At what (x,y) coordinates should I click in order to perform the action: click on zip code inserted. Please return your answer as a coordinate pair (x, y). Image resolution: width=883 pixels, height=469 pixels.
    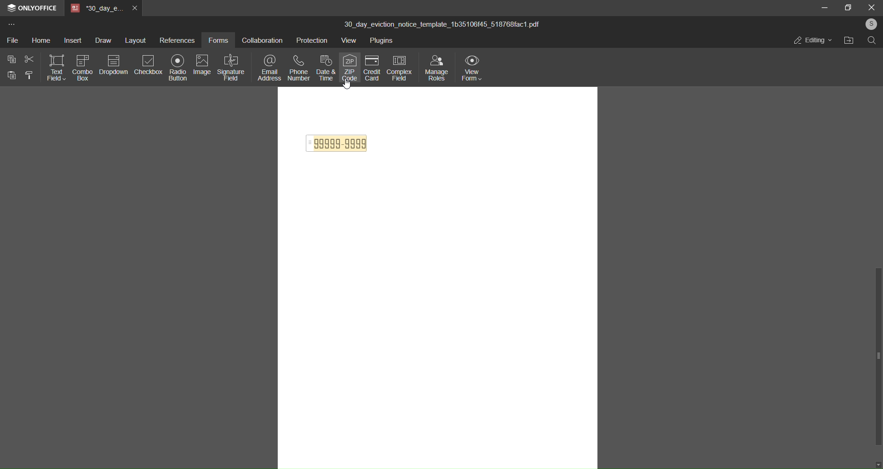
    Looking at the image, I should click on (339, 142).